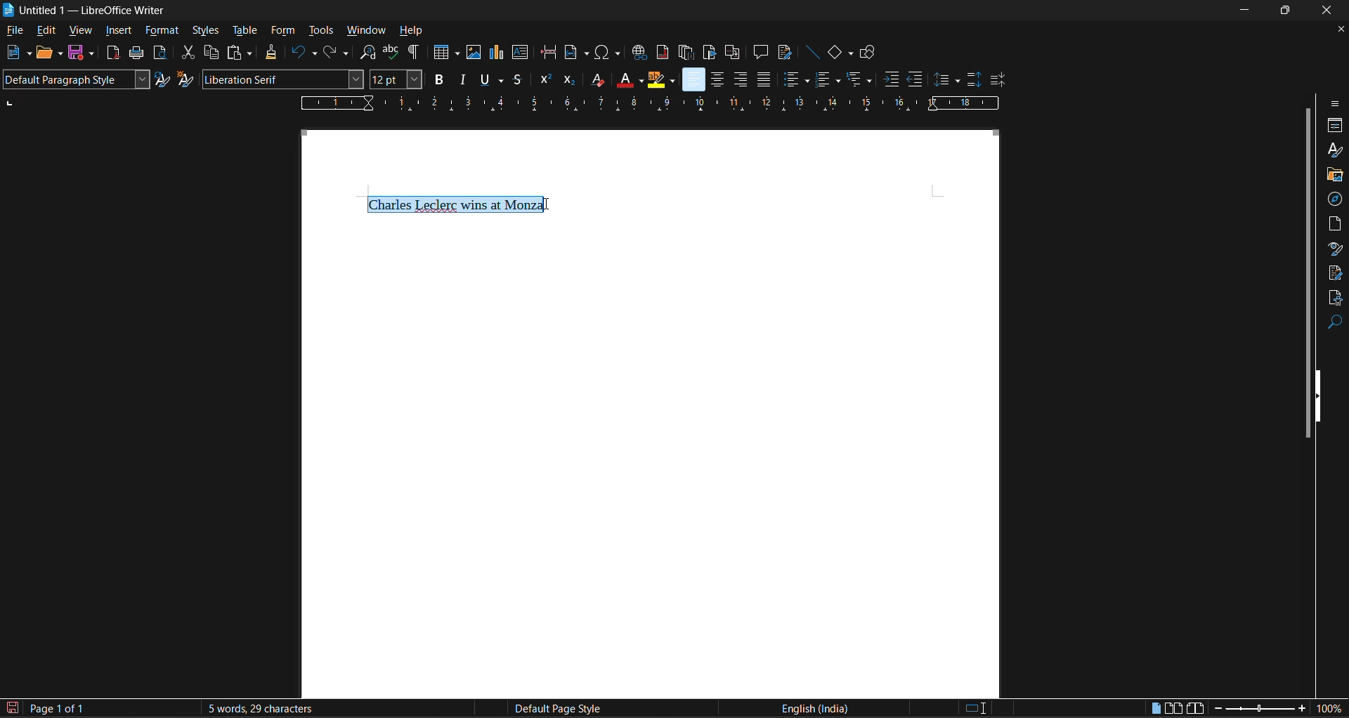 This screenshot has height=718, width=1349. Describe the element at coordinates (999, 79) in the screenshot. I see `decrease paragraph spacing` at that location.